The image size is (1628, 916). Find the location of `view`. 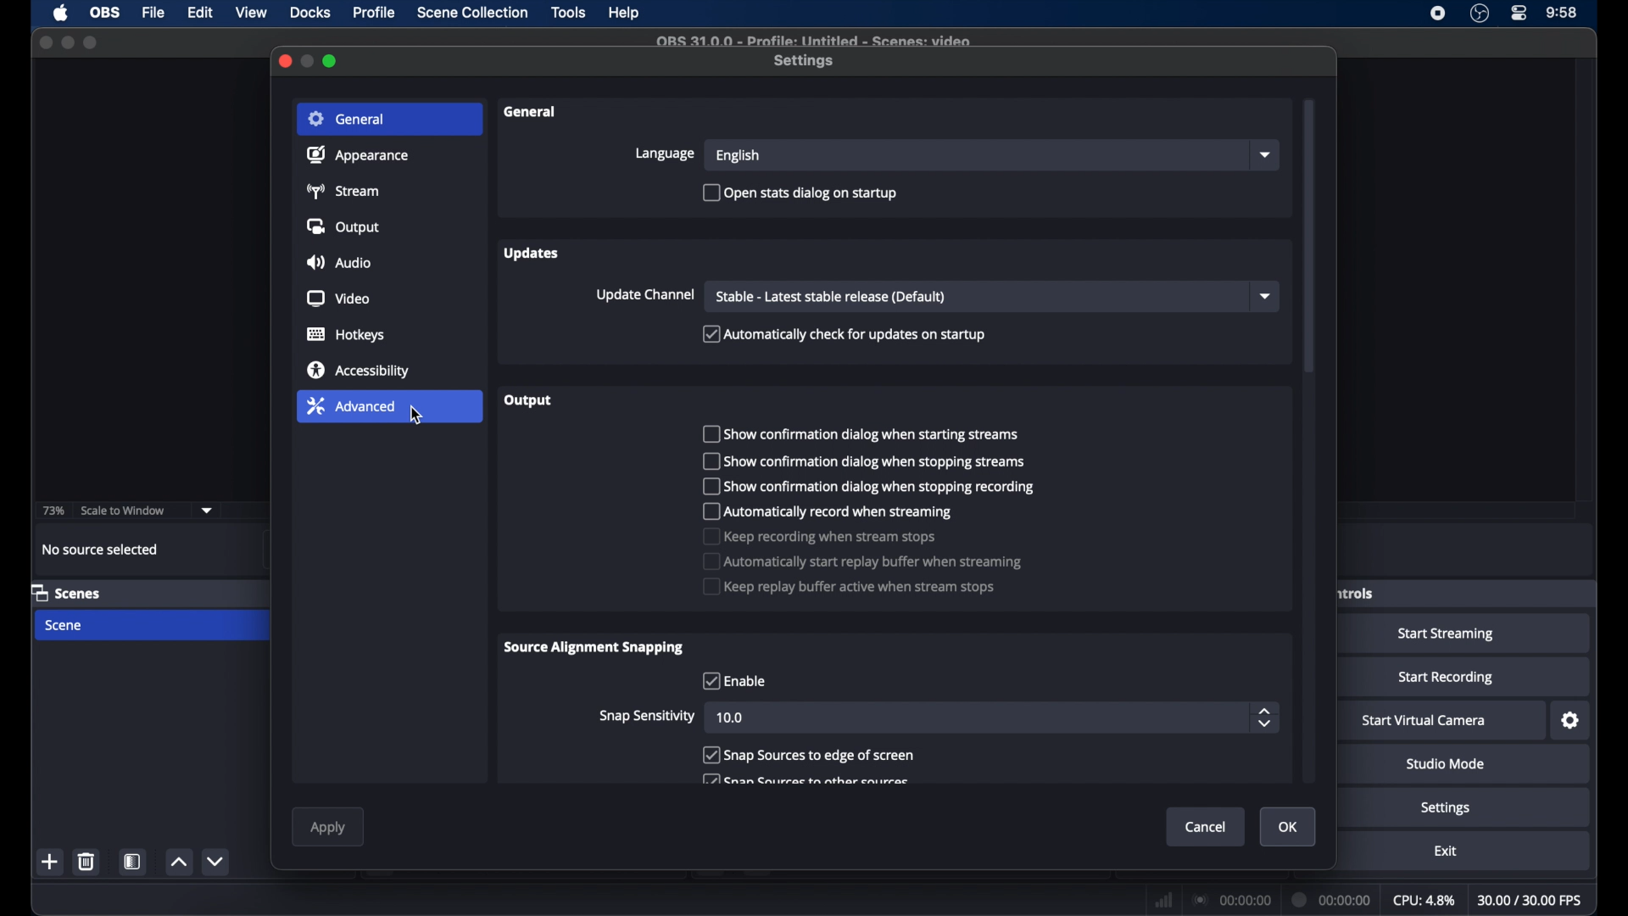

view is located at coordinates (251, 13).